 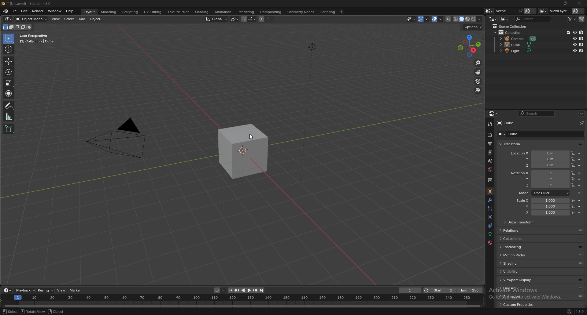 I want to click on lock, so click(x=573, y=153).